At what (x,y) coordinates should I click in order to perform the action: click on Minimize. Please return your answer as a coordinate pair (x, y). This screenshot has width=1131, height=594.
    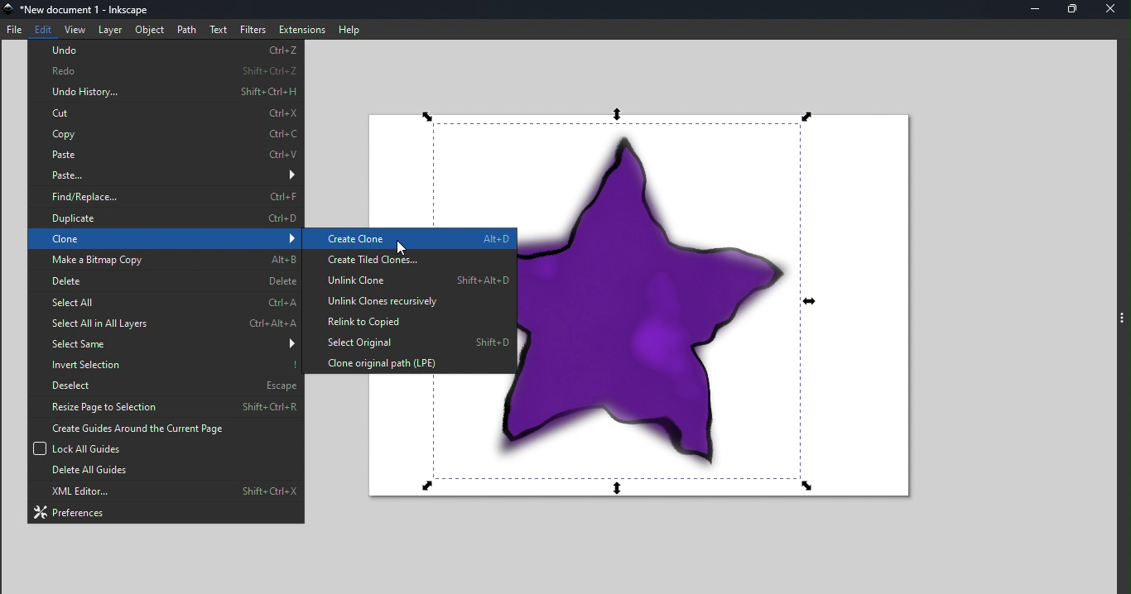
    Looking at the image, I should click on (1033, 9).